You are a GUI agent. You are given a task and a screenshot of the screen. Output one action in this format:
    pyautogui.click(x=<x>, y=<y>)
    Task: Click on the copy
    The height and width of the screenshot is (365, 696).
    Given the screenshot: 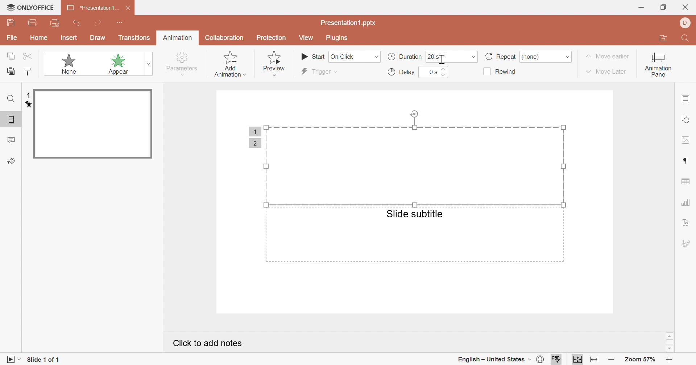 What is the action you would take?
    pyautogui.click(x=11, y=55)
    